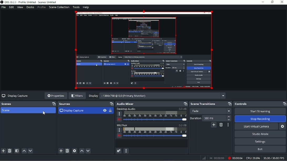 Image resolution: width=287 pixels, height=161 pixels. What do you see at coordinates (182, 109) in the screenshot?
I see `0.0 dB` at bounding box center [182, 109].